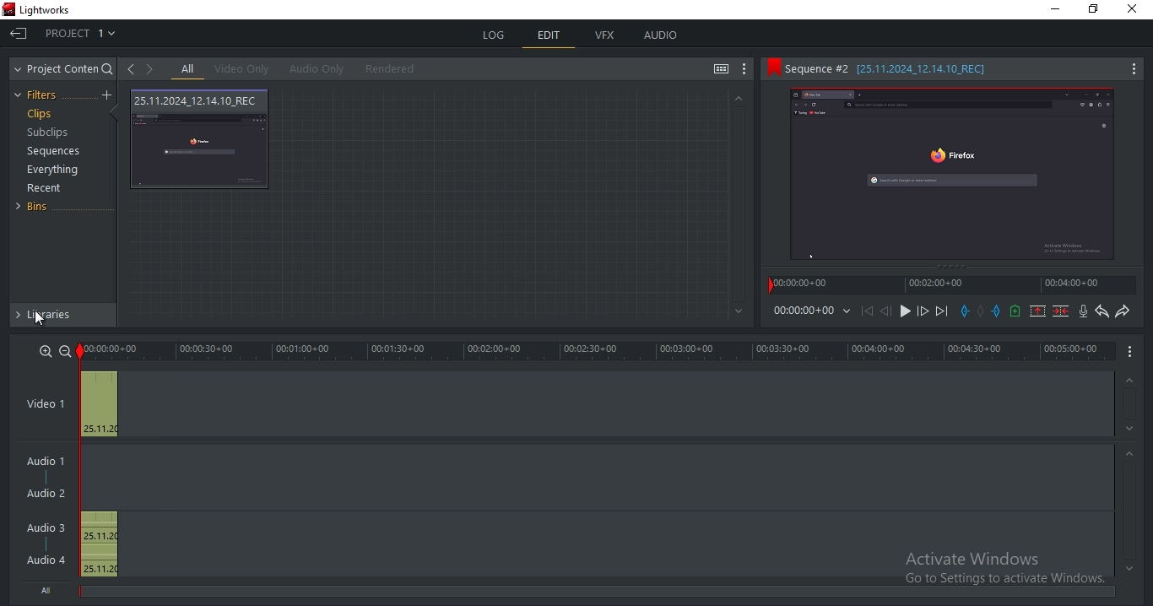 The image size is (1153, 606). What do you see at coordinates (63, 350) in the screenshot?
I see `zoom out` at bounding box center [63, 350].